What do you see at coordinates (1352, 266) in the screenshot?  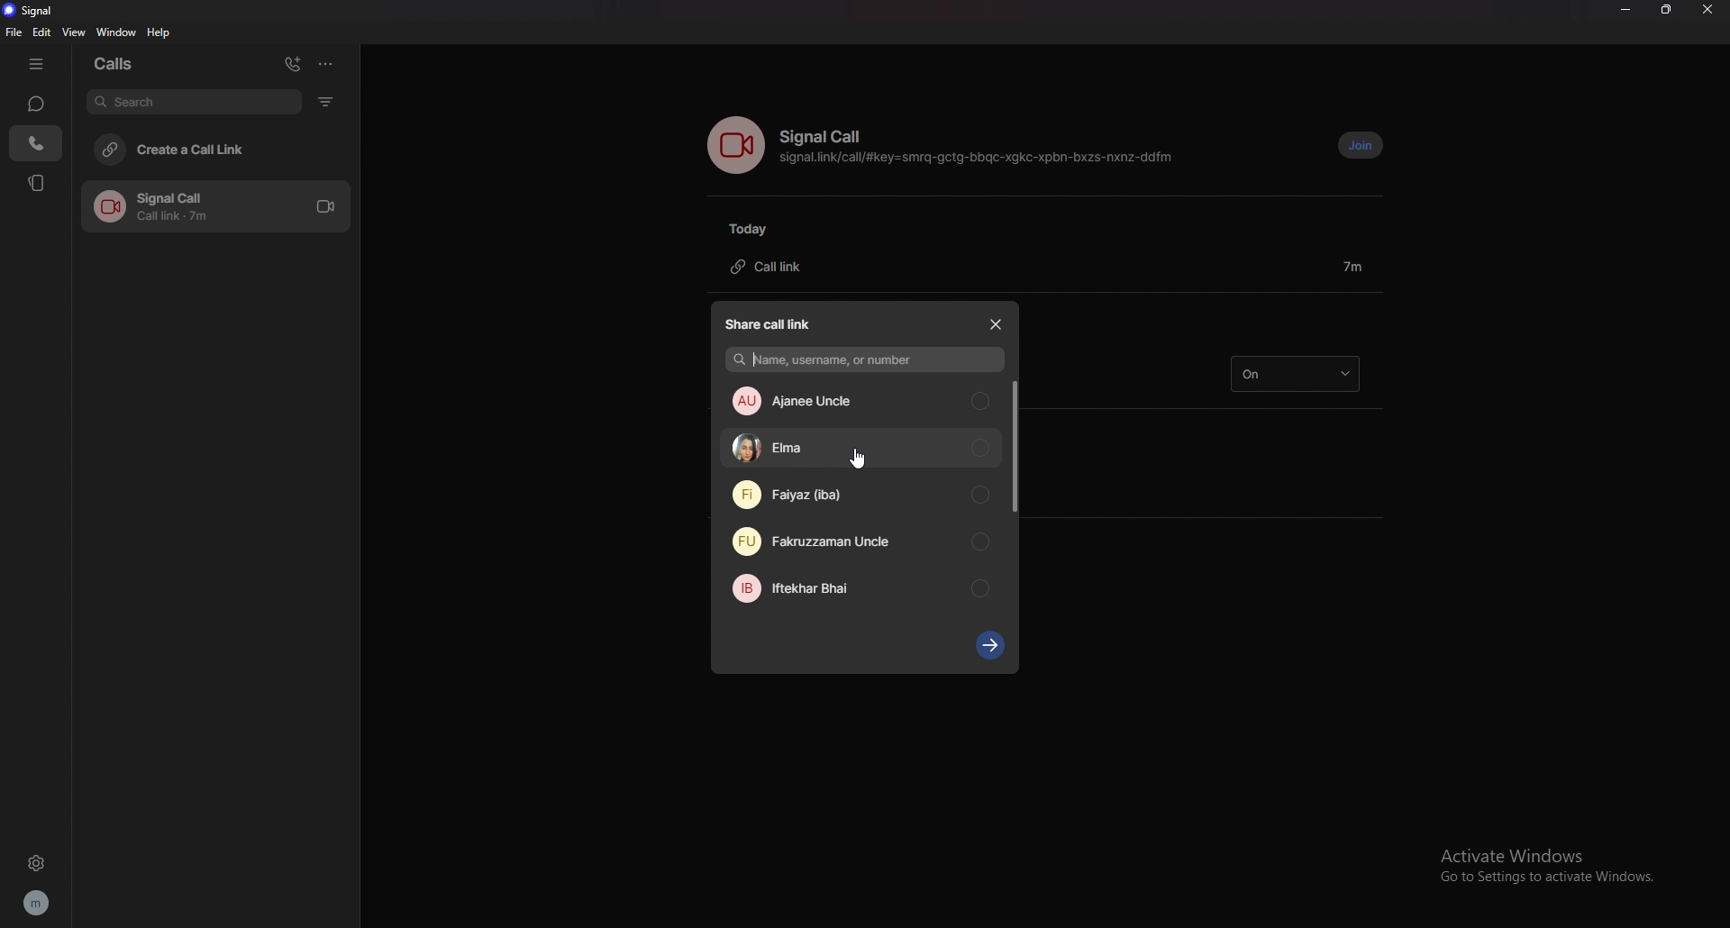 I see `duration` at bounding box center [1352, 266].